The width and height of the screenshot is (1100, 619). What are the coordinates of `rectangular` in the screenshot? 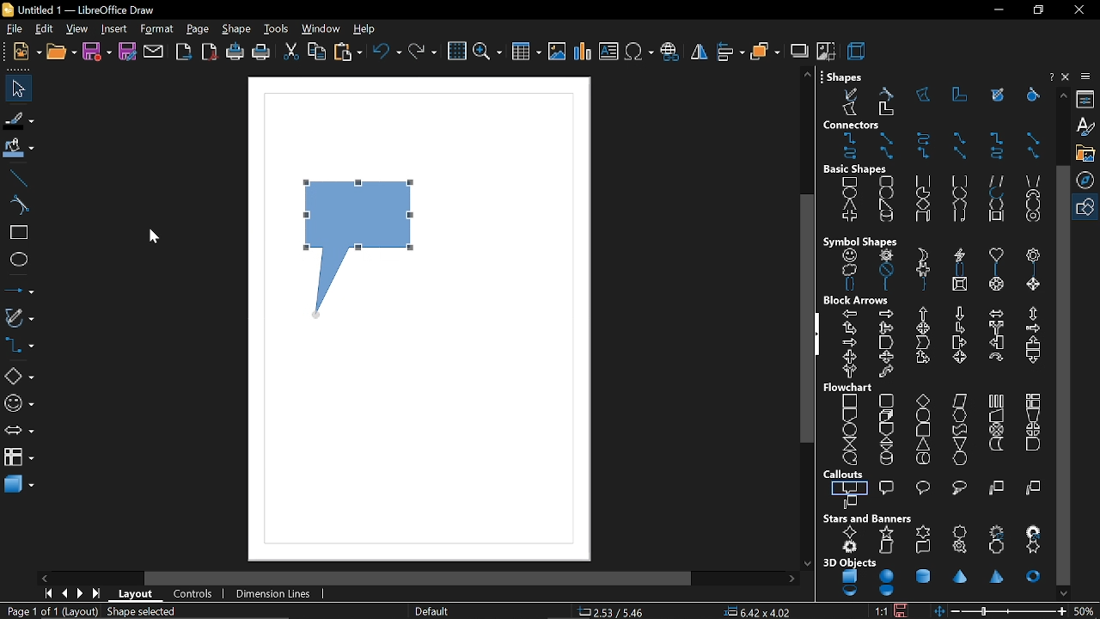 It's located at (851, 487).